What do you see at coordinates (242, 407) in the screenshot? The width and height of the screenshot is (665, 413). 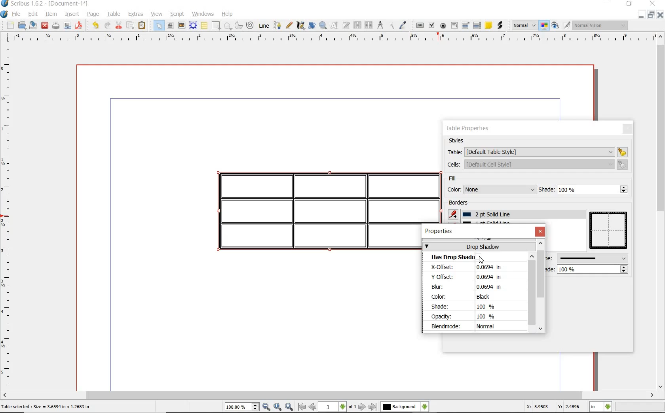 I see `select current zoom level` at bounding box center [242, 407].